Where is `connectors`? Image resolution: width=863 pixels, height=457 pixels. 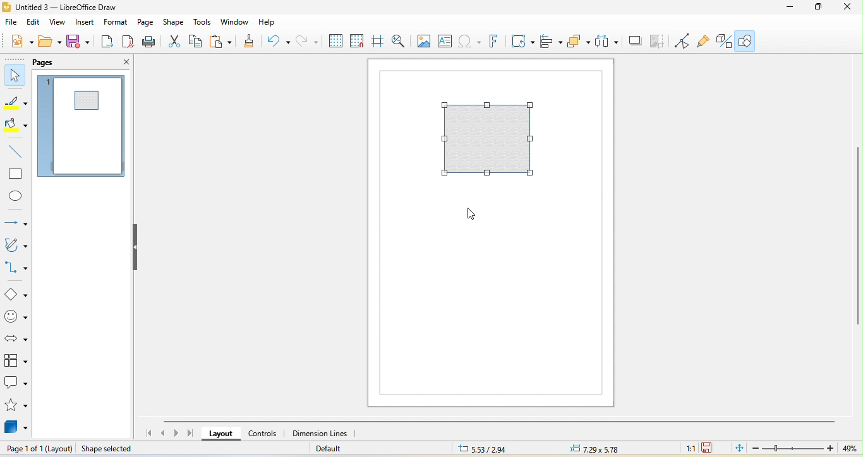 connectors is located at coordinates (16, 268).